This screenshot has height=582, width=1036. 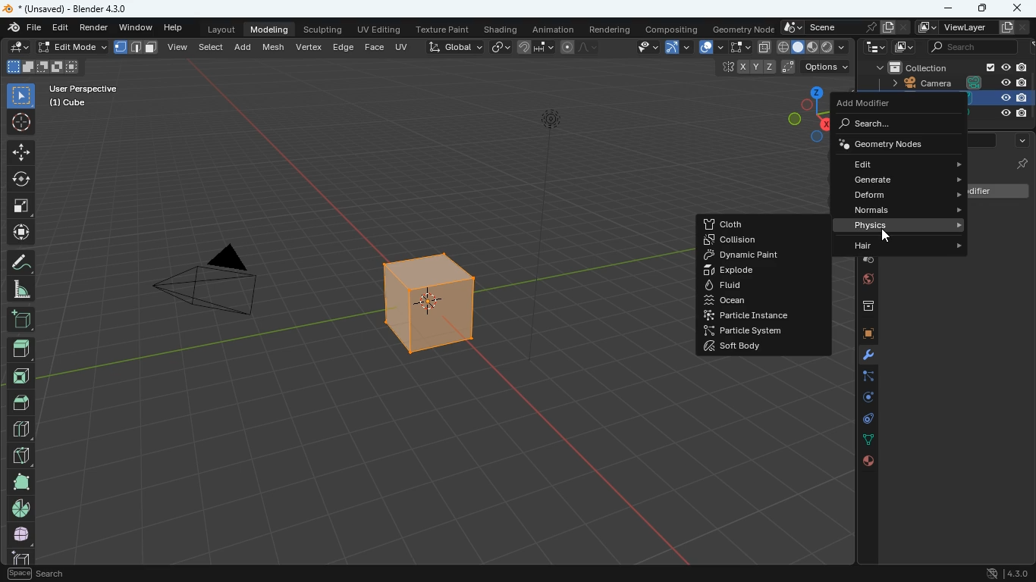 What do you see at coordinates (20, 321) in the screenshot?
I see `add` at bounding box center [20, 321].